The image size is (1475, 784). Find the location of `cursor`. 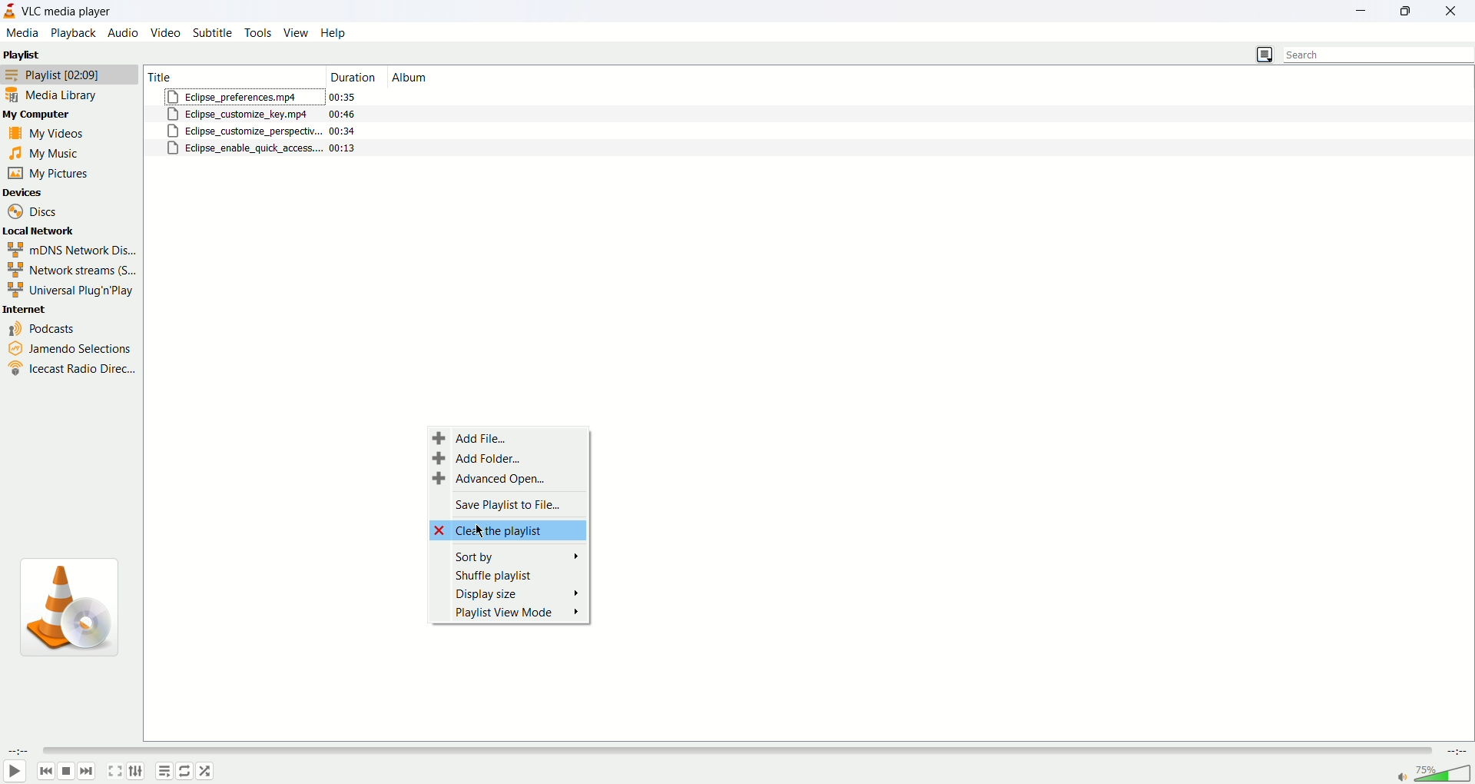

cursor is located at coordinates (481, 532).